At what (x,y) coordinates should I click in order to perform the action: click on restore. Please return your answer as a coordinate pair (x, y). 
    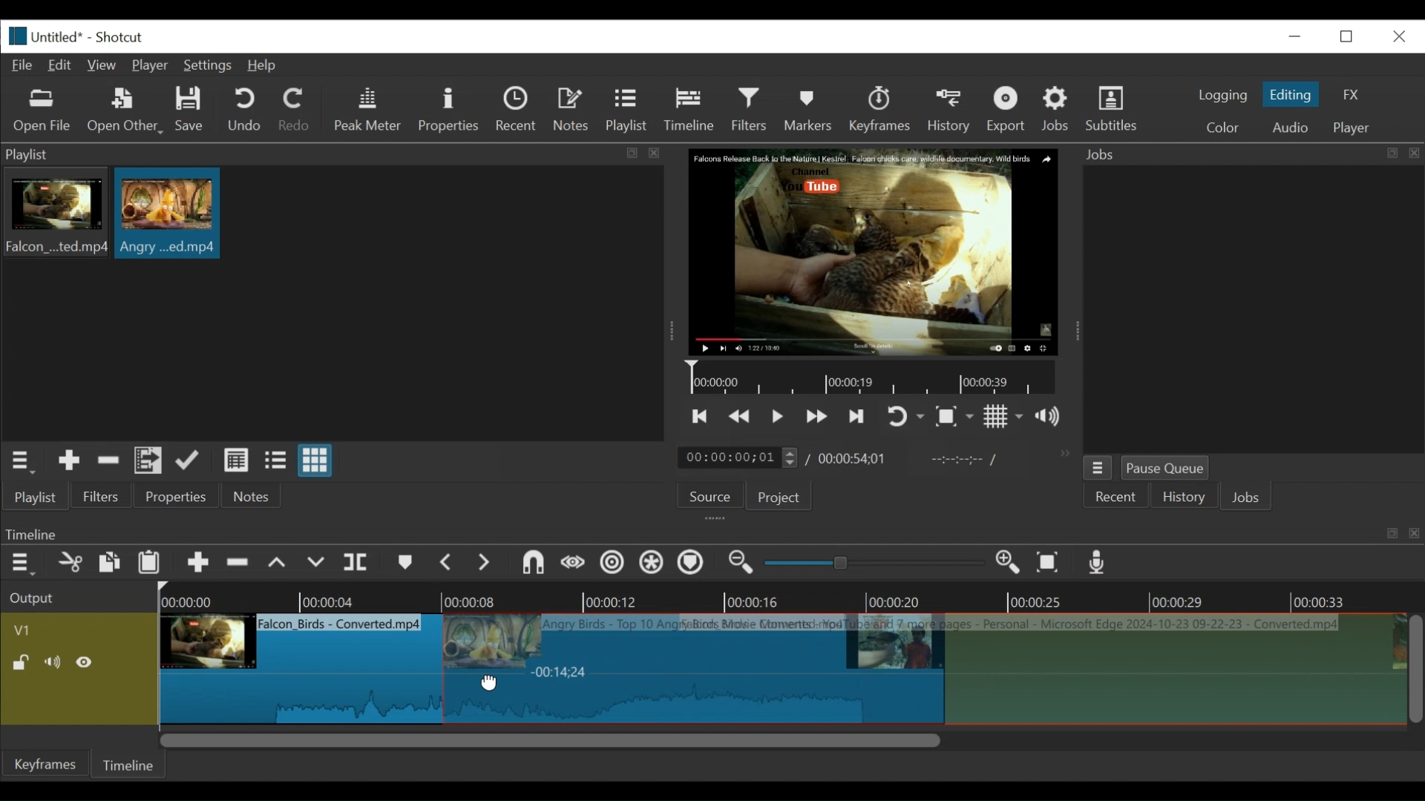
    Looking at the image, I should click on (1351, 35).